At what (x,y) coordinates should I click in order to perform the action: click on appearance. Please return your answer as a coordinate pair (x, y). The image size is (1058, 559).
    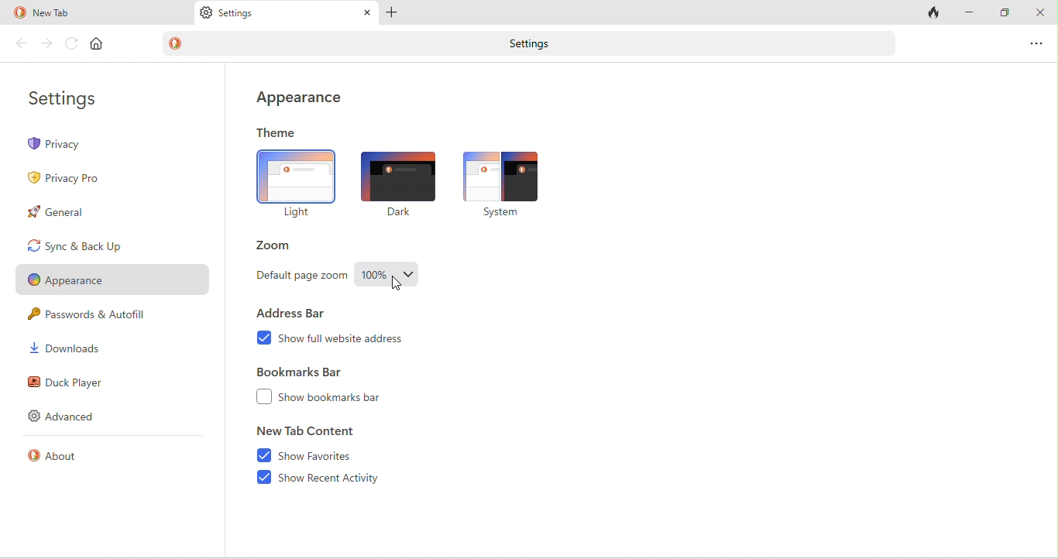
    Looking at the image, I should click on (306, 98).